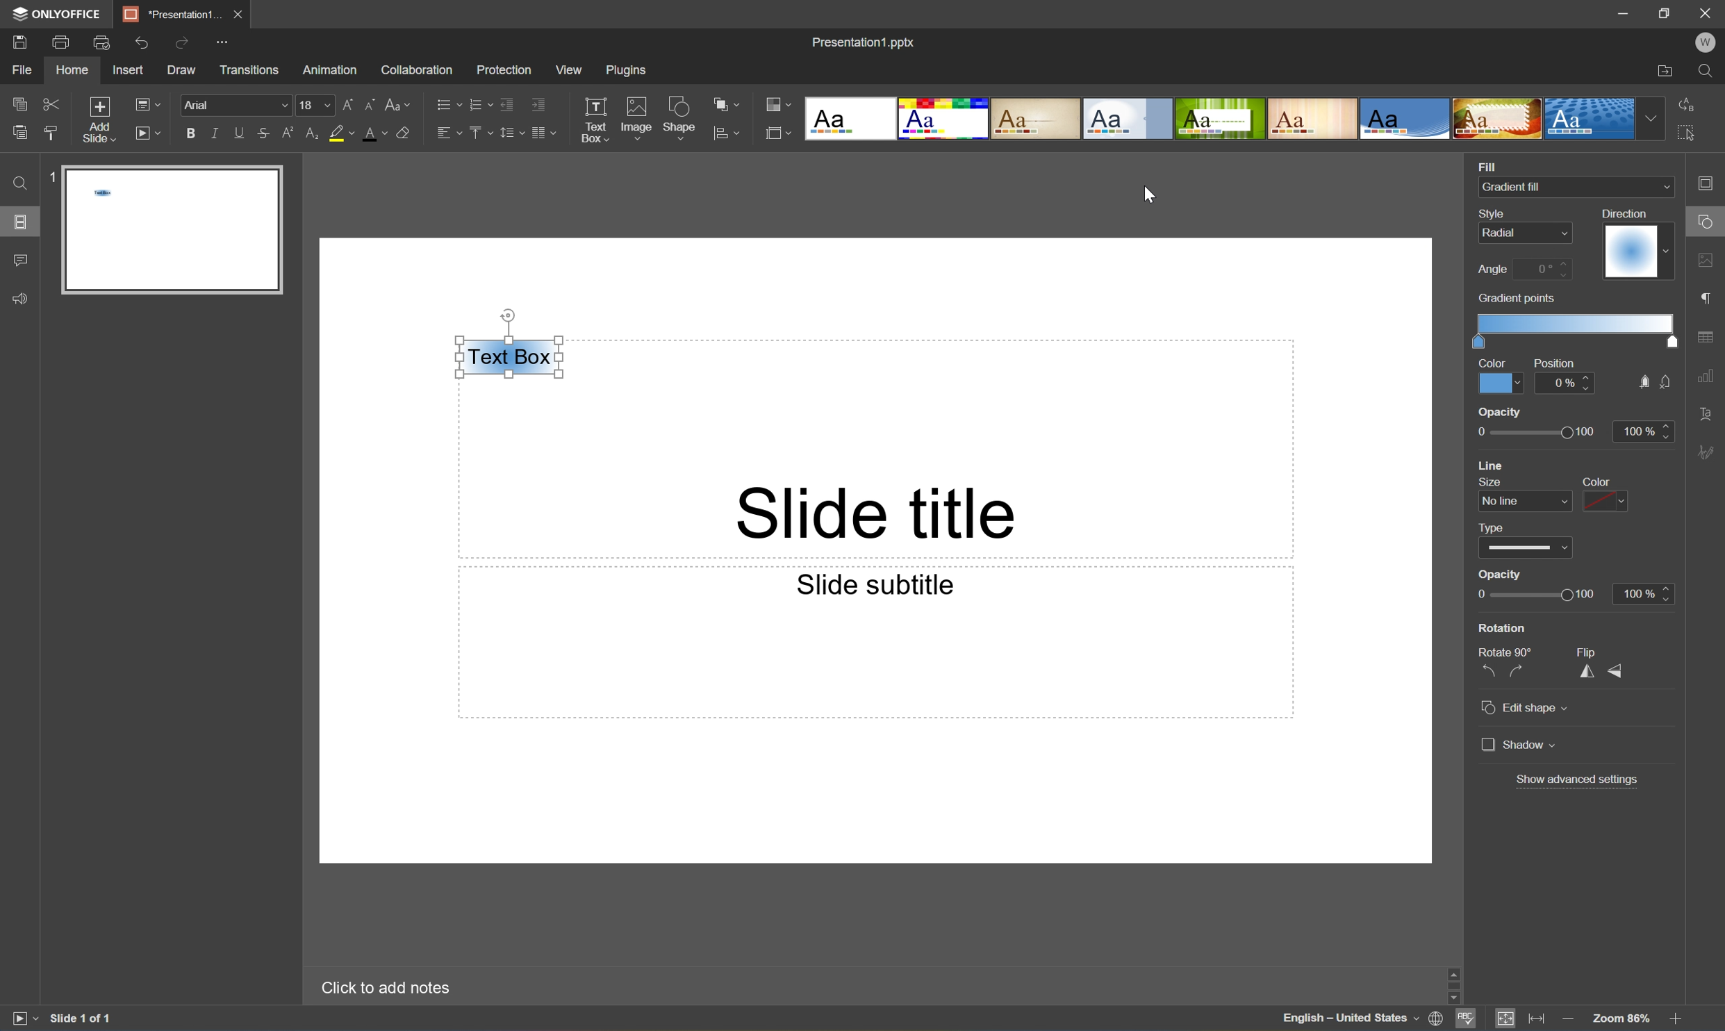  I want to click on Scroll Bar, so click(1678, 982).